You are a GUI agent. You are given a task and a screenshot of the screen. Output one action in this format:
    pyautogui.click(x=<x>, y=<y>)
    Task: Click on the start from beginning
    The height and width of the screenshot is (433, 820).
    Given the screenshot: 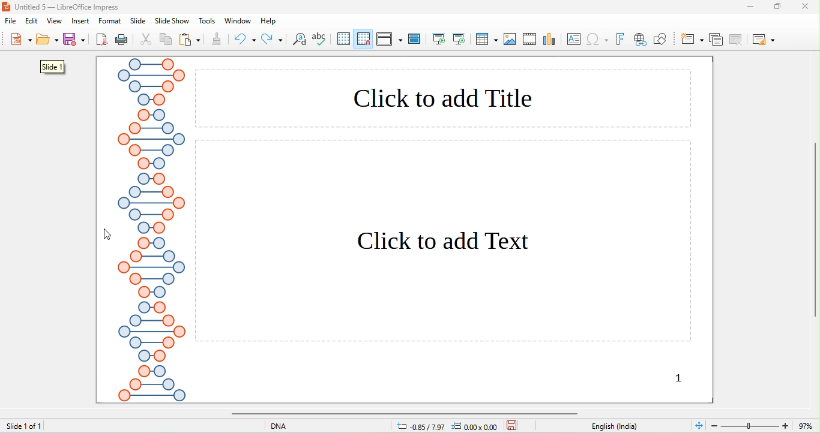 What is the action you would take?
    pyautogui.click(x=439, y=39)
    